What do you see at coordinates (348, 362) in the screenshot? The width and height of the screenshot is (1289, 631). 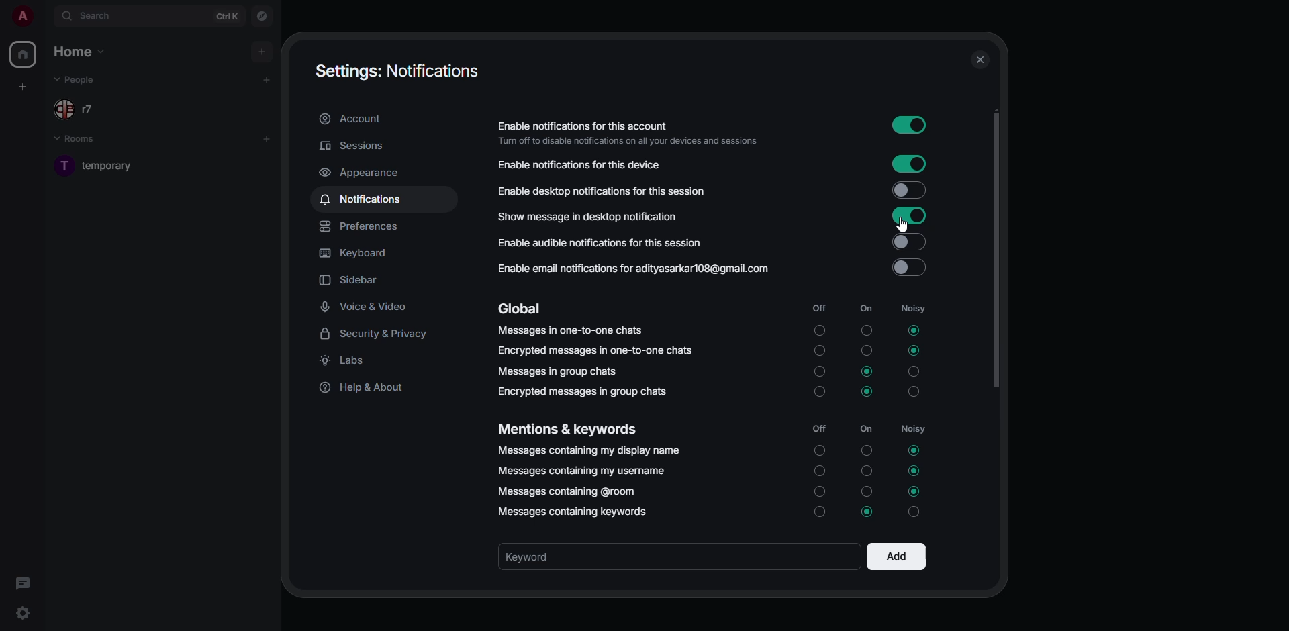 I see `labs` at bounding box center [348, 362].